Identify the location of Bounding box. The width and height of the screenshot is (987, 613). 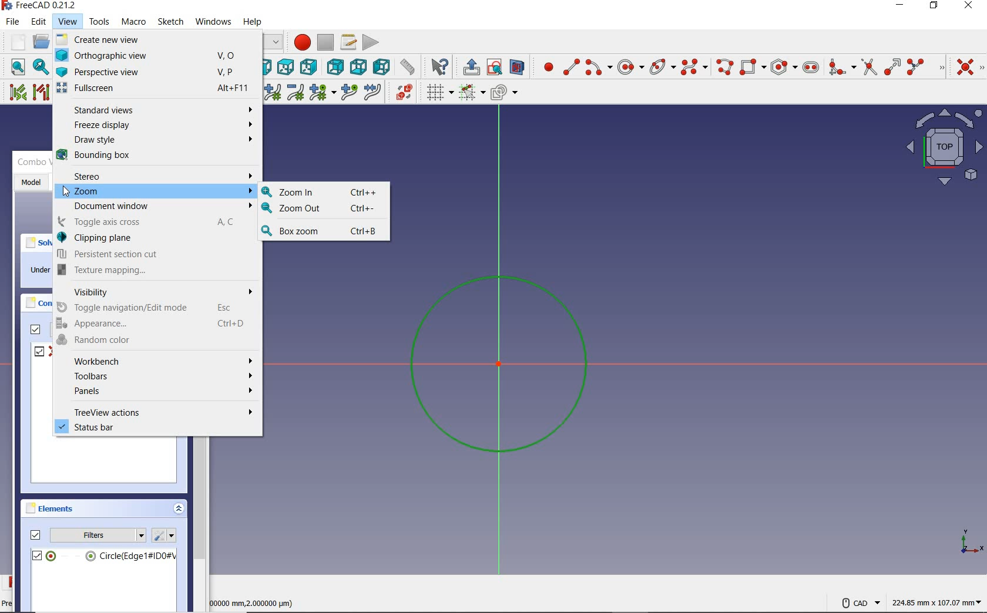
(92, 154).